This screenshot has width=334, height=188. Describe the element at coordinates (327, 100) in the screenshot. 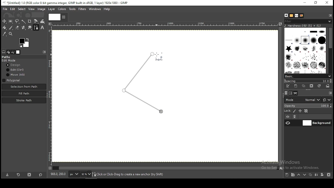

I see `switch to other modes` at that location.